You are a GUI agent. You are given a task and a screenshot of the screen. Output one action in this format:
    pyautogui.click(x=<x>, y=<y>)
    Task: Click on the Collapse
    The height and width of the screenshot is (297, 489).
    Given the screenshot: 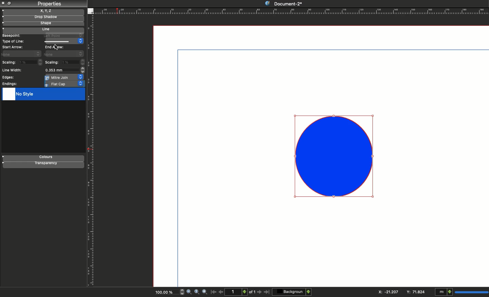 What is the action you would take?
    pyautogui.click(x=10, y=3)
    